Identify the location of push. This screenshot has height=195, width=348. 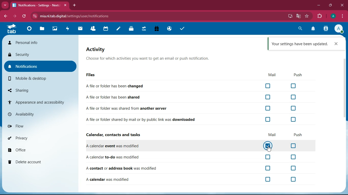
(299, 135).